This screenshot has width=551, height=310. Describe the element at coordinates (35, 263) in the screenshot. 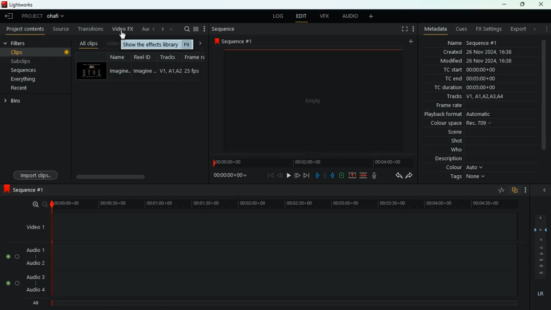

I see `audio 2` at that location.